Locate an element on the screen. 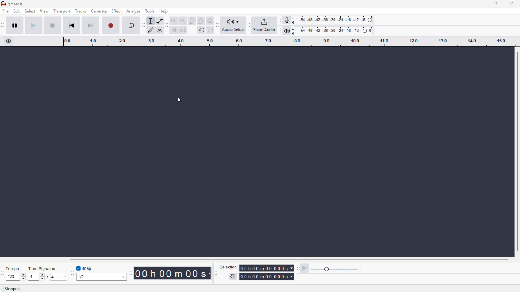 The width and height of the screenshot is (520, 292). Edit  is located at coordinates (17, 11).